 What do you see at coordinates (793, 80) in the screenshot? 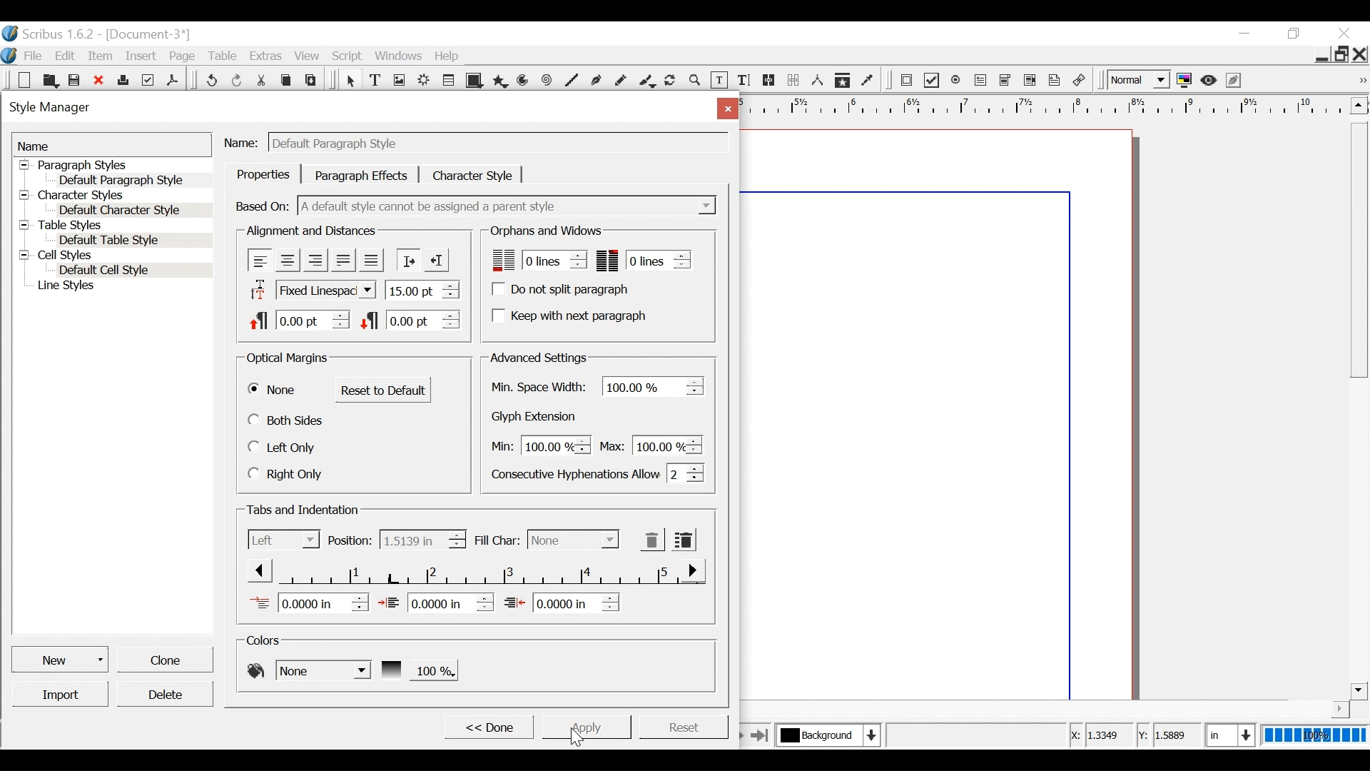
I see `Unlink text frames` at bounding box center [793, 80].